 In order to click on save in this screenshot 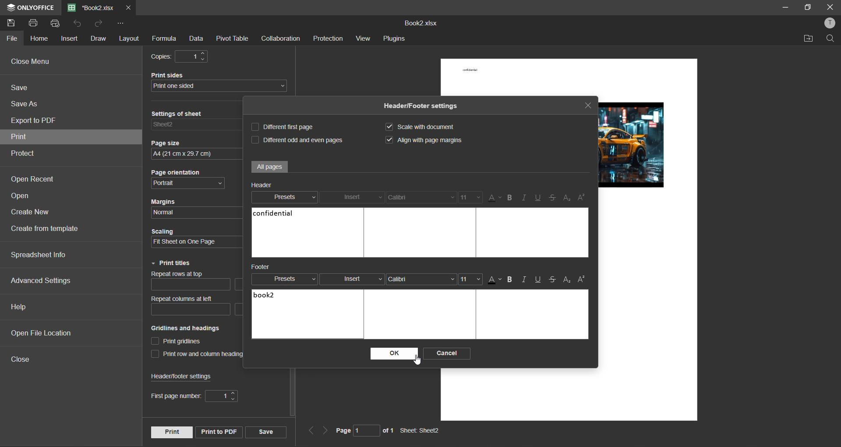, I will do `click(12, 23)`.